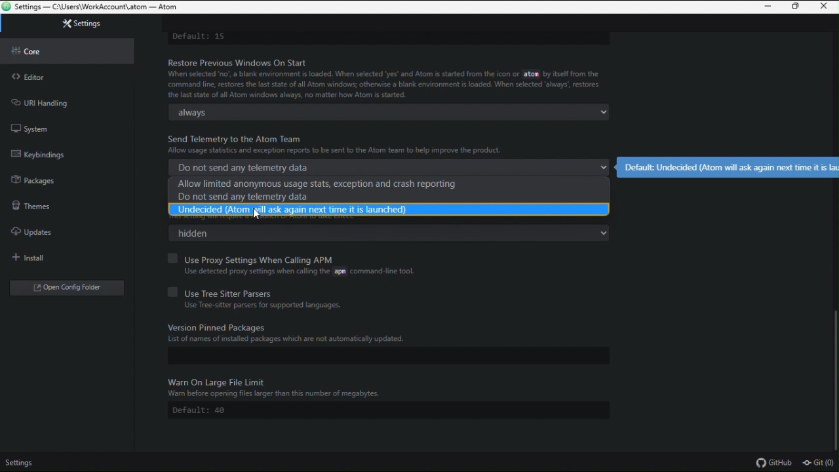  Describe the element at coordinates (66, 74) in the screenshot. I see `editor` at that location.